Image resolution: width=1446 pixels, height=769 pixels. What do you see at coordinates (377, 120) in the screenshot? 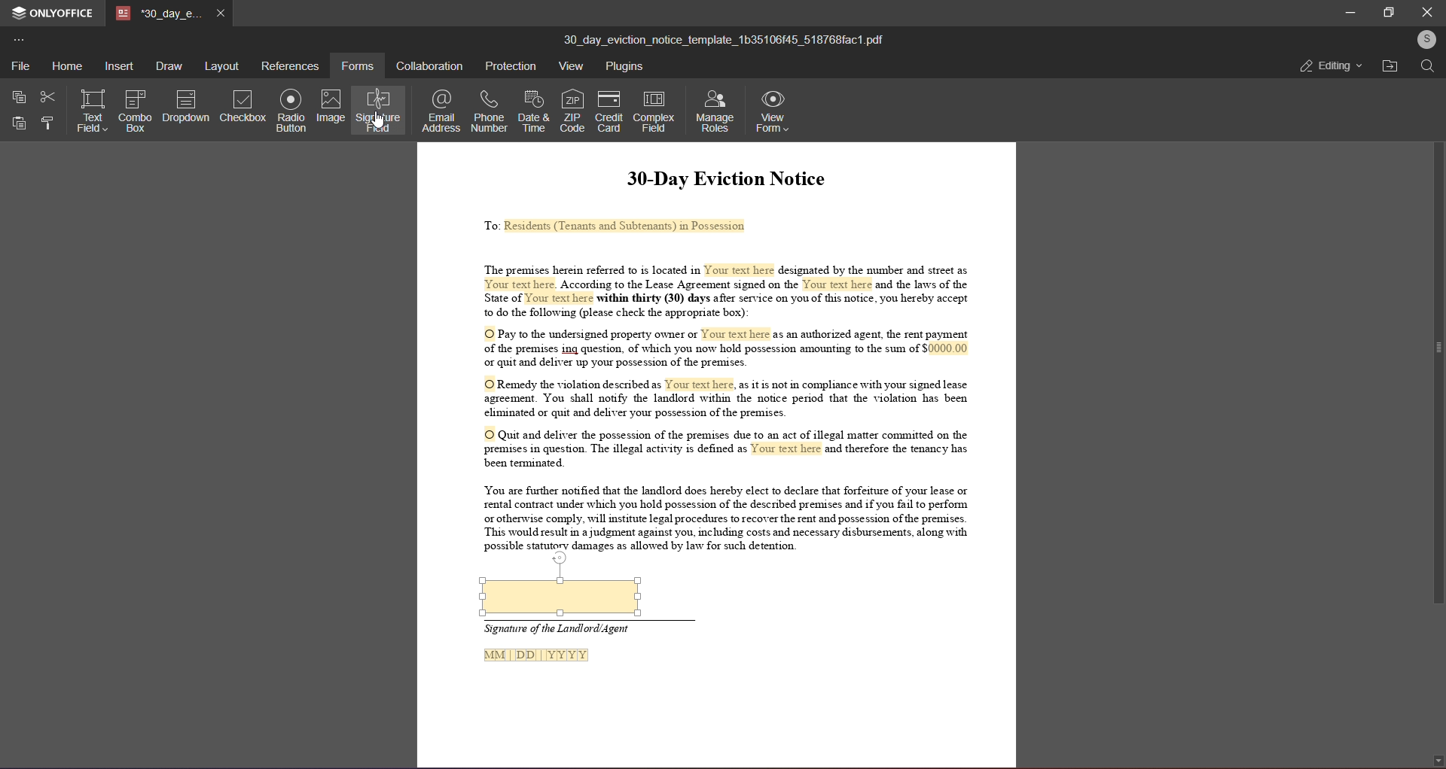
I see `cursor` at bounding box center [377, 120].